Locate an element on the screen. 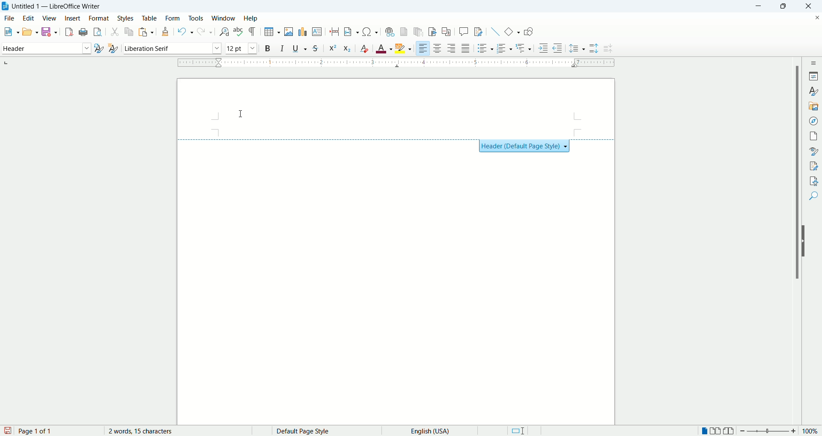  open is located at coordinates (27, 30).